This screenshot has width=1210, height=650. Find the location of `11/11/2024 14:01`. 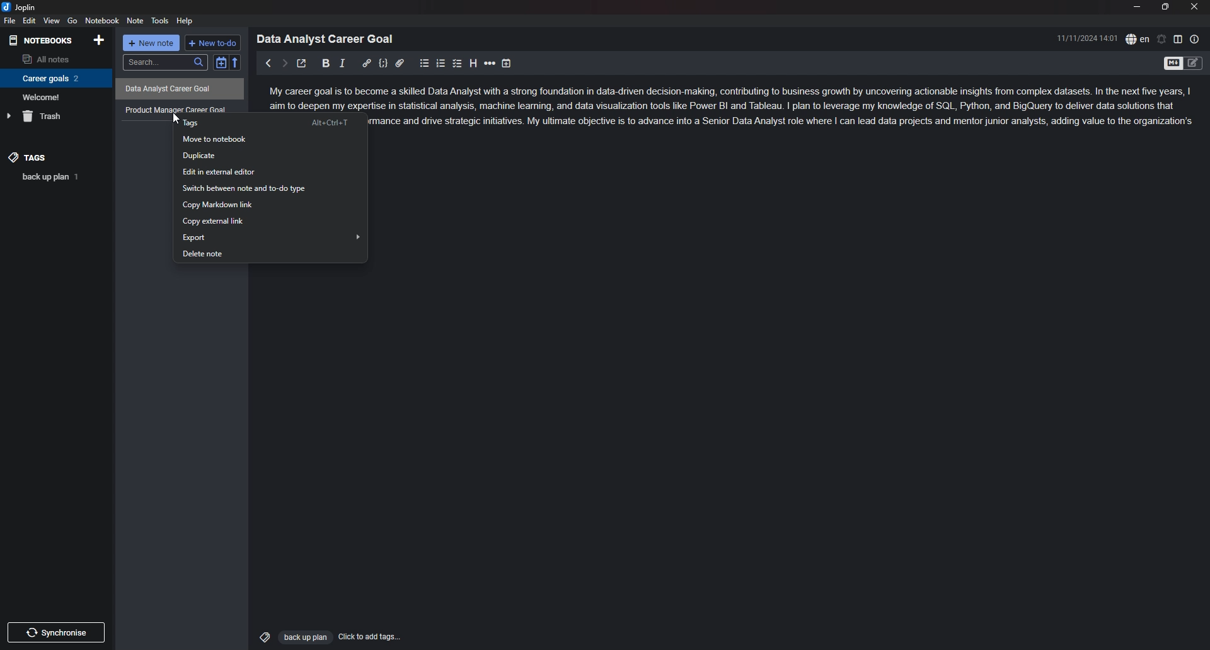

11/11/2024 14:01 is located at coordinates (1088, 38).